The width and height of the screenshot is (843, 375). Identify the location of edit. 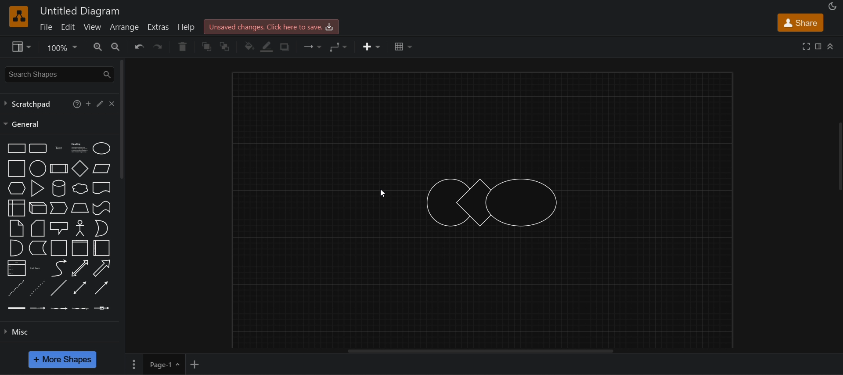
(99, 103).